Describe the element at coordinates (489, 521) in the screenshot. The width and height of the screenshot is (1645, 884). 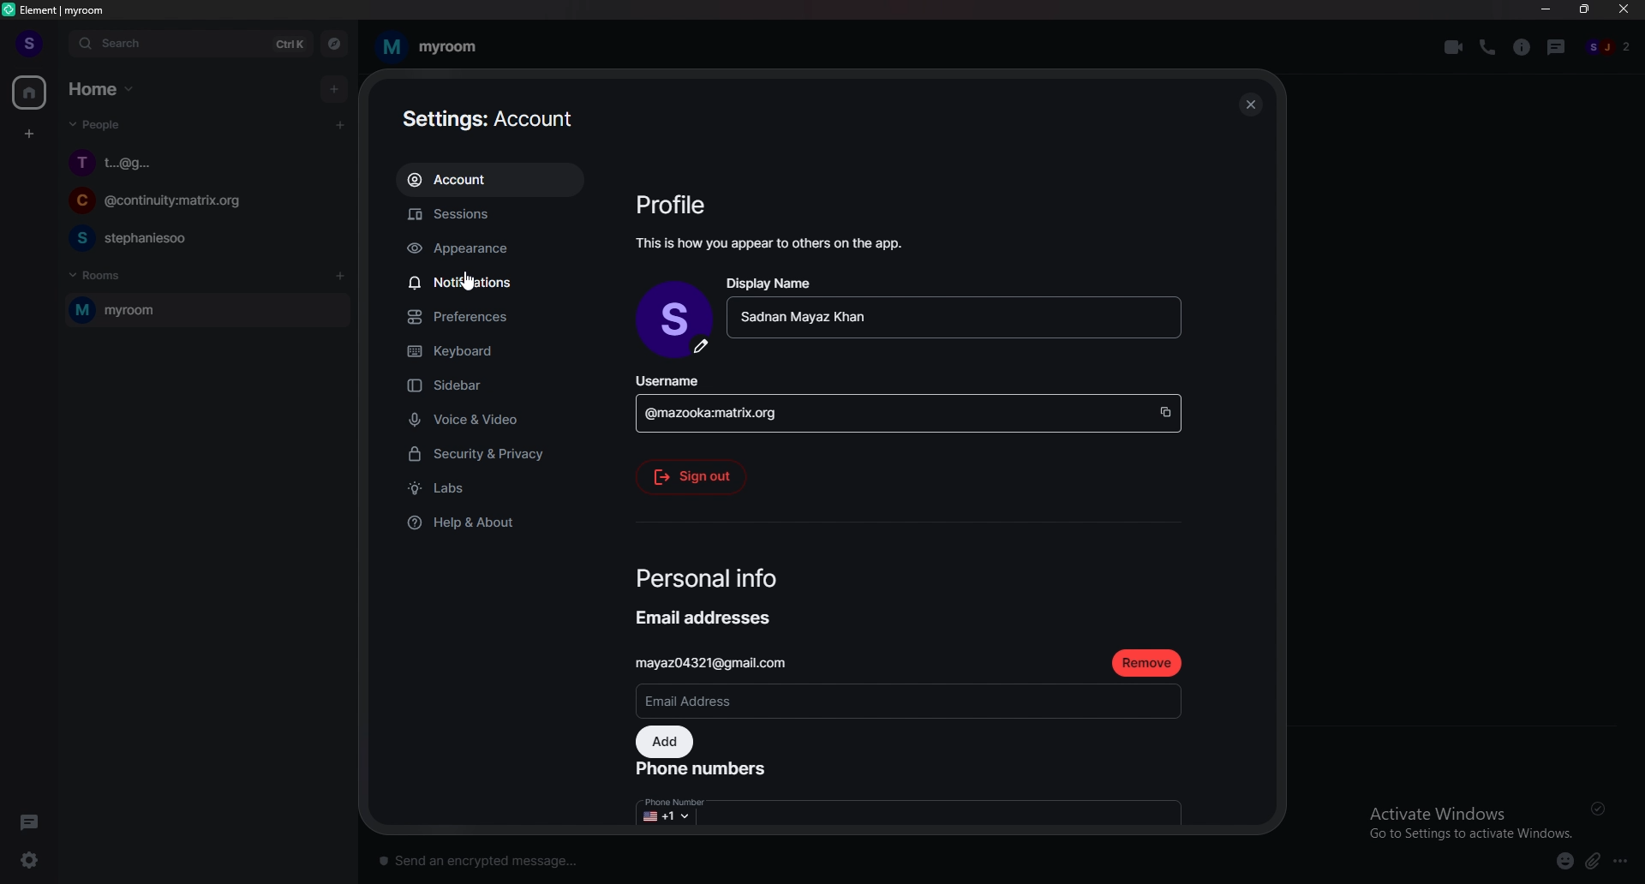
I see `help and about` at that location.